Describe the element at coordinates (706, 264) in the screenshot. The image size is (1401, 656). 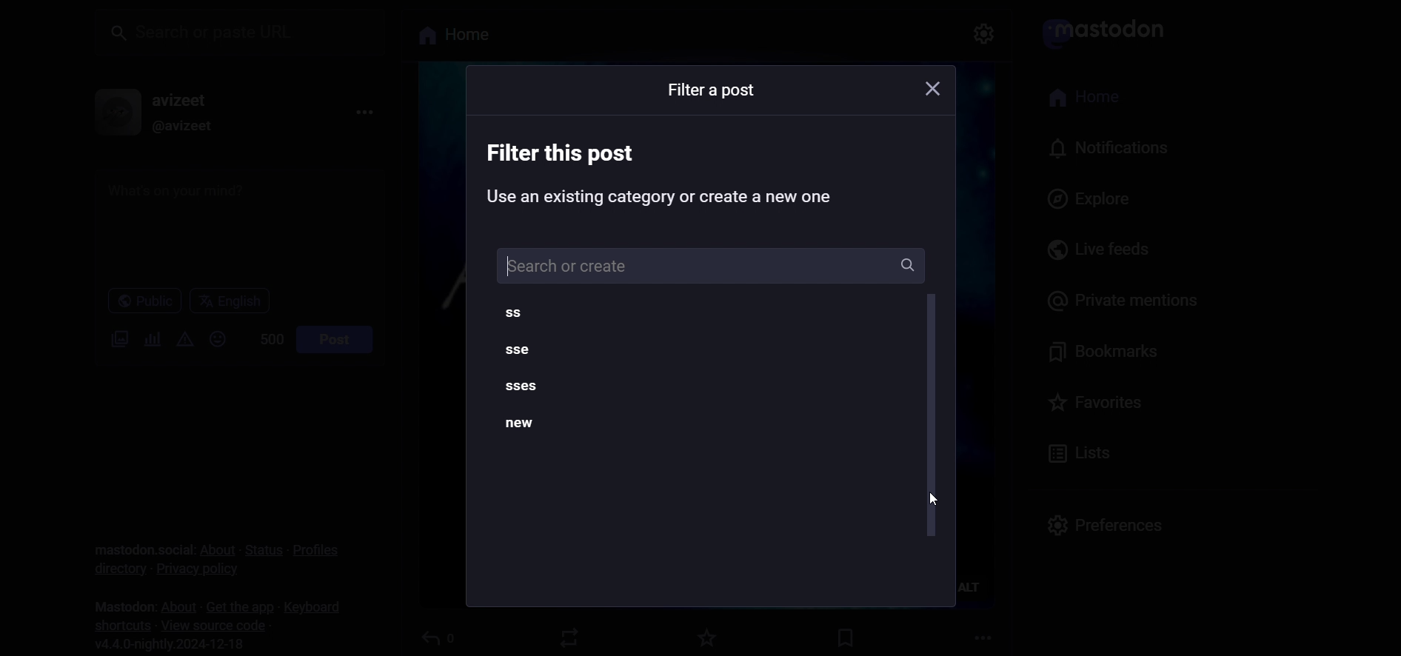
I see `earch` at that location.